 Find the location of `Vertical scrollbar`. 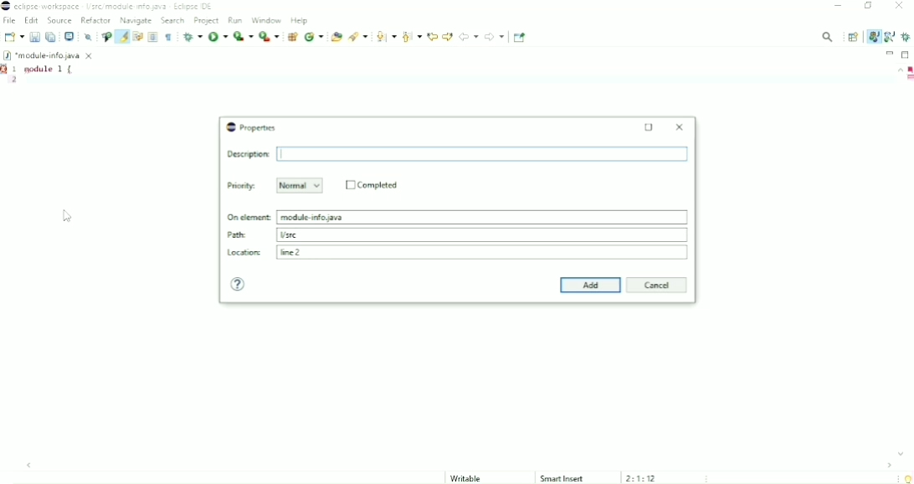

Vertical scrollbar is located at coordinates (896, 262).